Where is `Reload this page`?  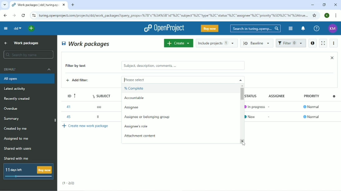
Reload this page is located at coordinates (23, 15).